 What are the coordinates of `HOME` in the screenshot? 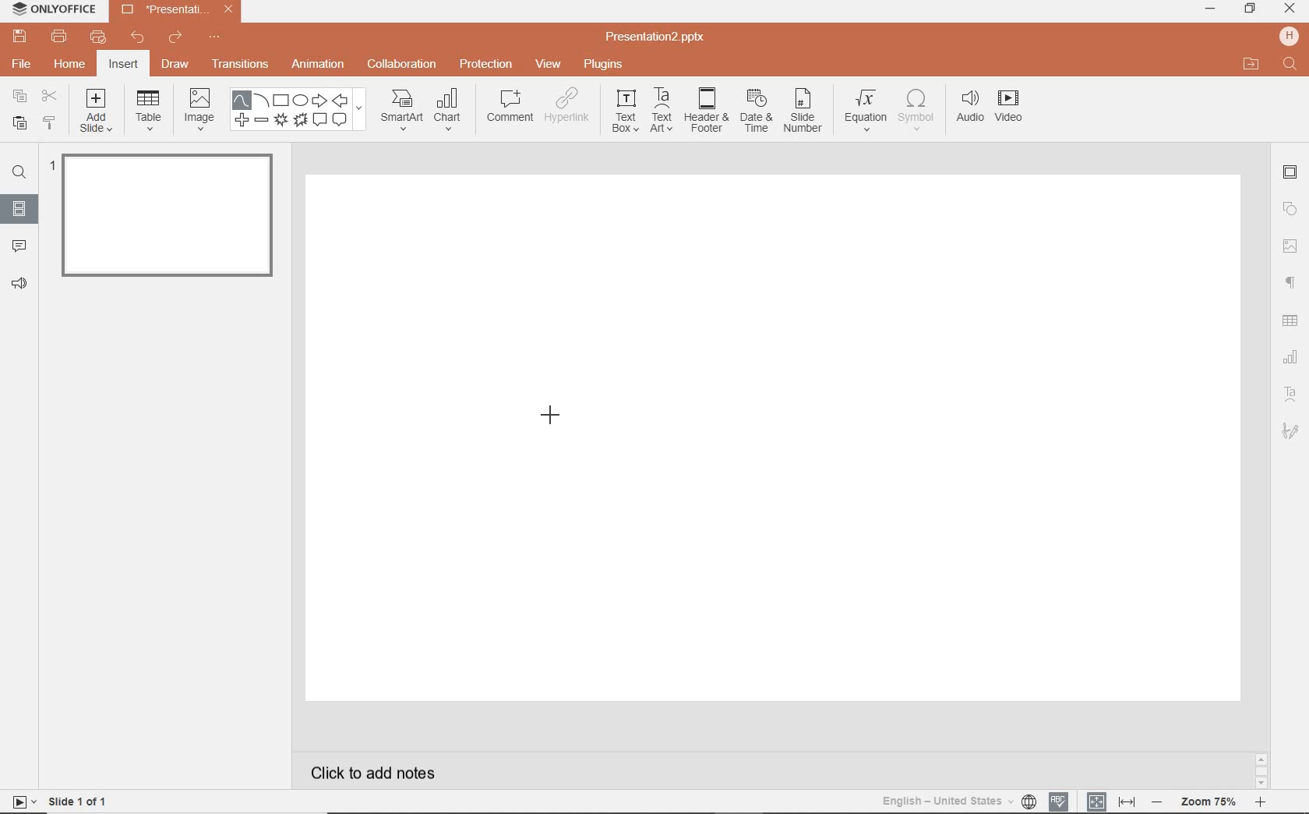 It's located at (69, 65).